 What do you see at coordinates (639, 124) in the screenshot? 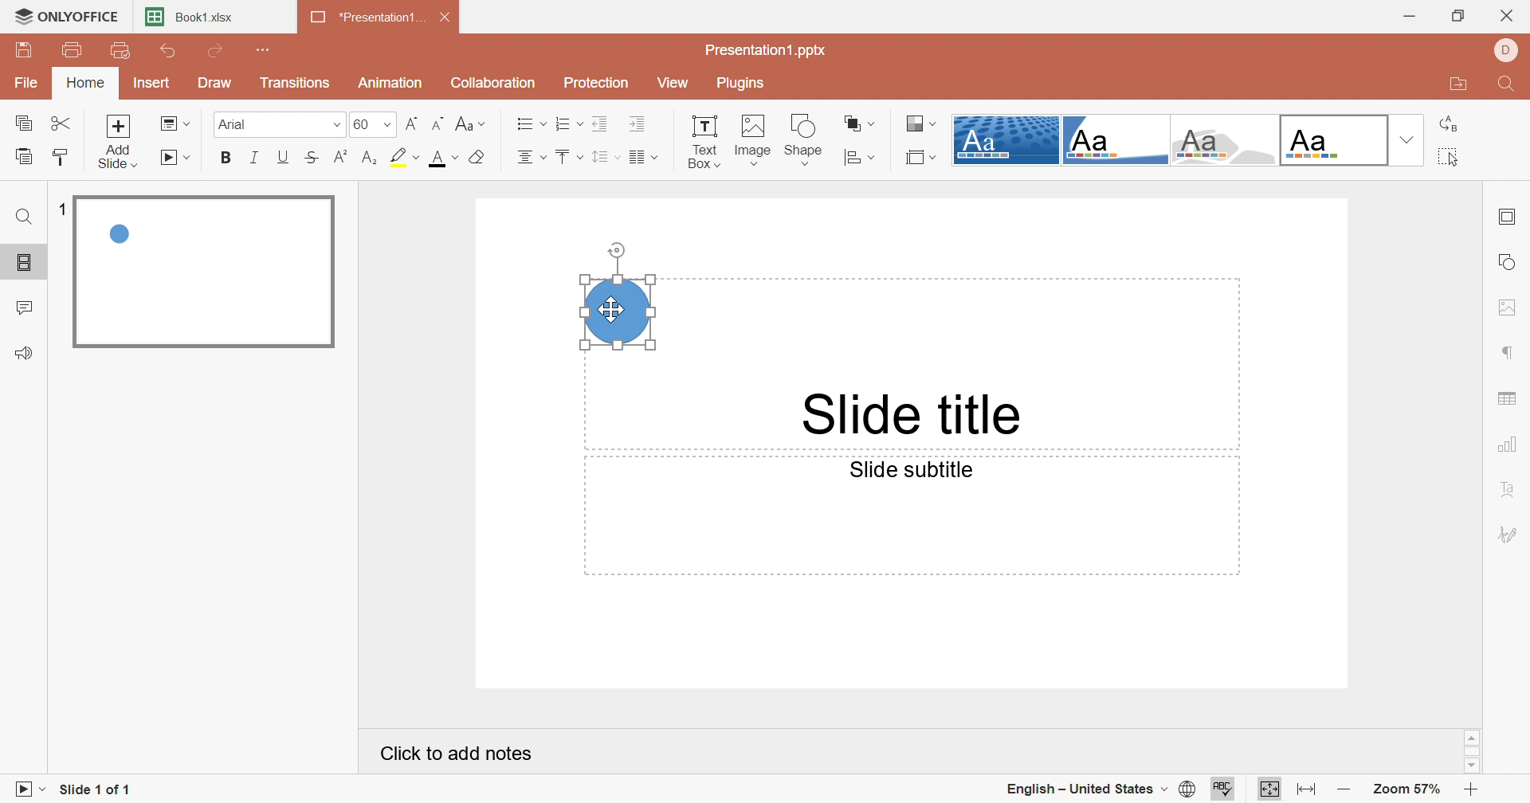
I see `Increase indent` at bounding box center [639, 124].